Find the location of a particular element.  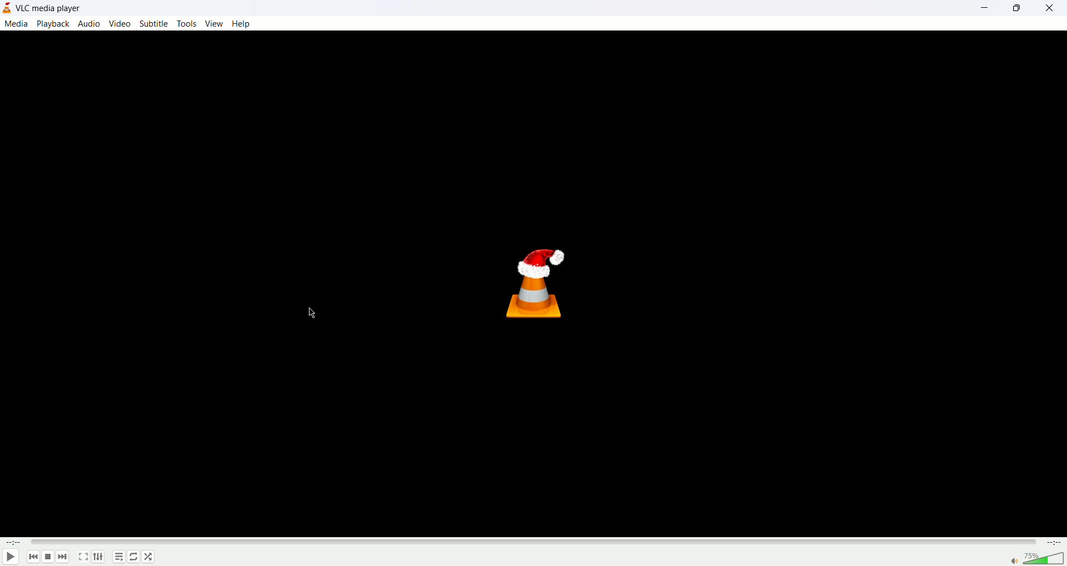

stop is located at coordinates (46, 557).